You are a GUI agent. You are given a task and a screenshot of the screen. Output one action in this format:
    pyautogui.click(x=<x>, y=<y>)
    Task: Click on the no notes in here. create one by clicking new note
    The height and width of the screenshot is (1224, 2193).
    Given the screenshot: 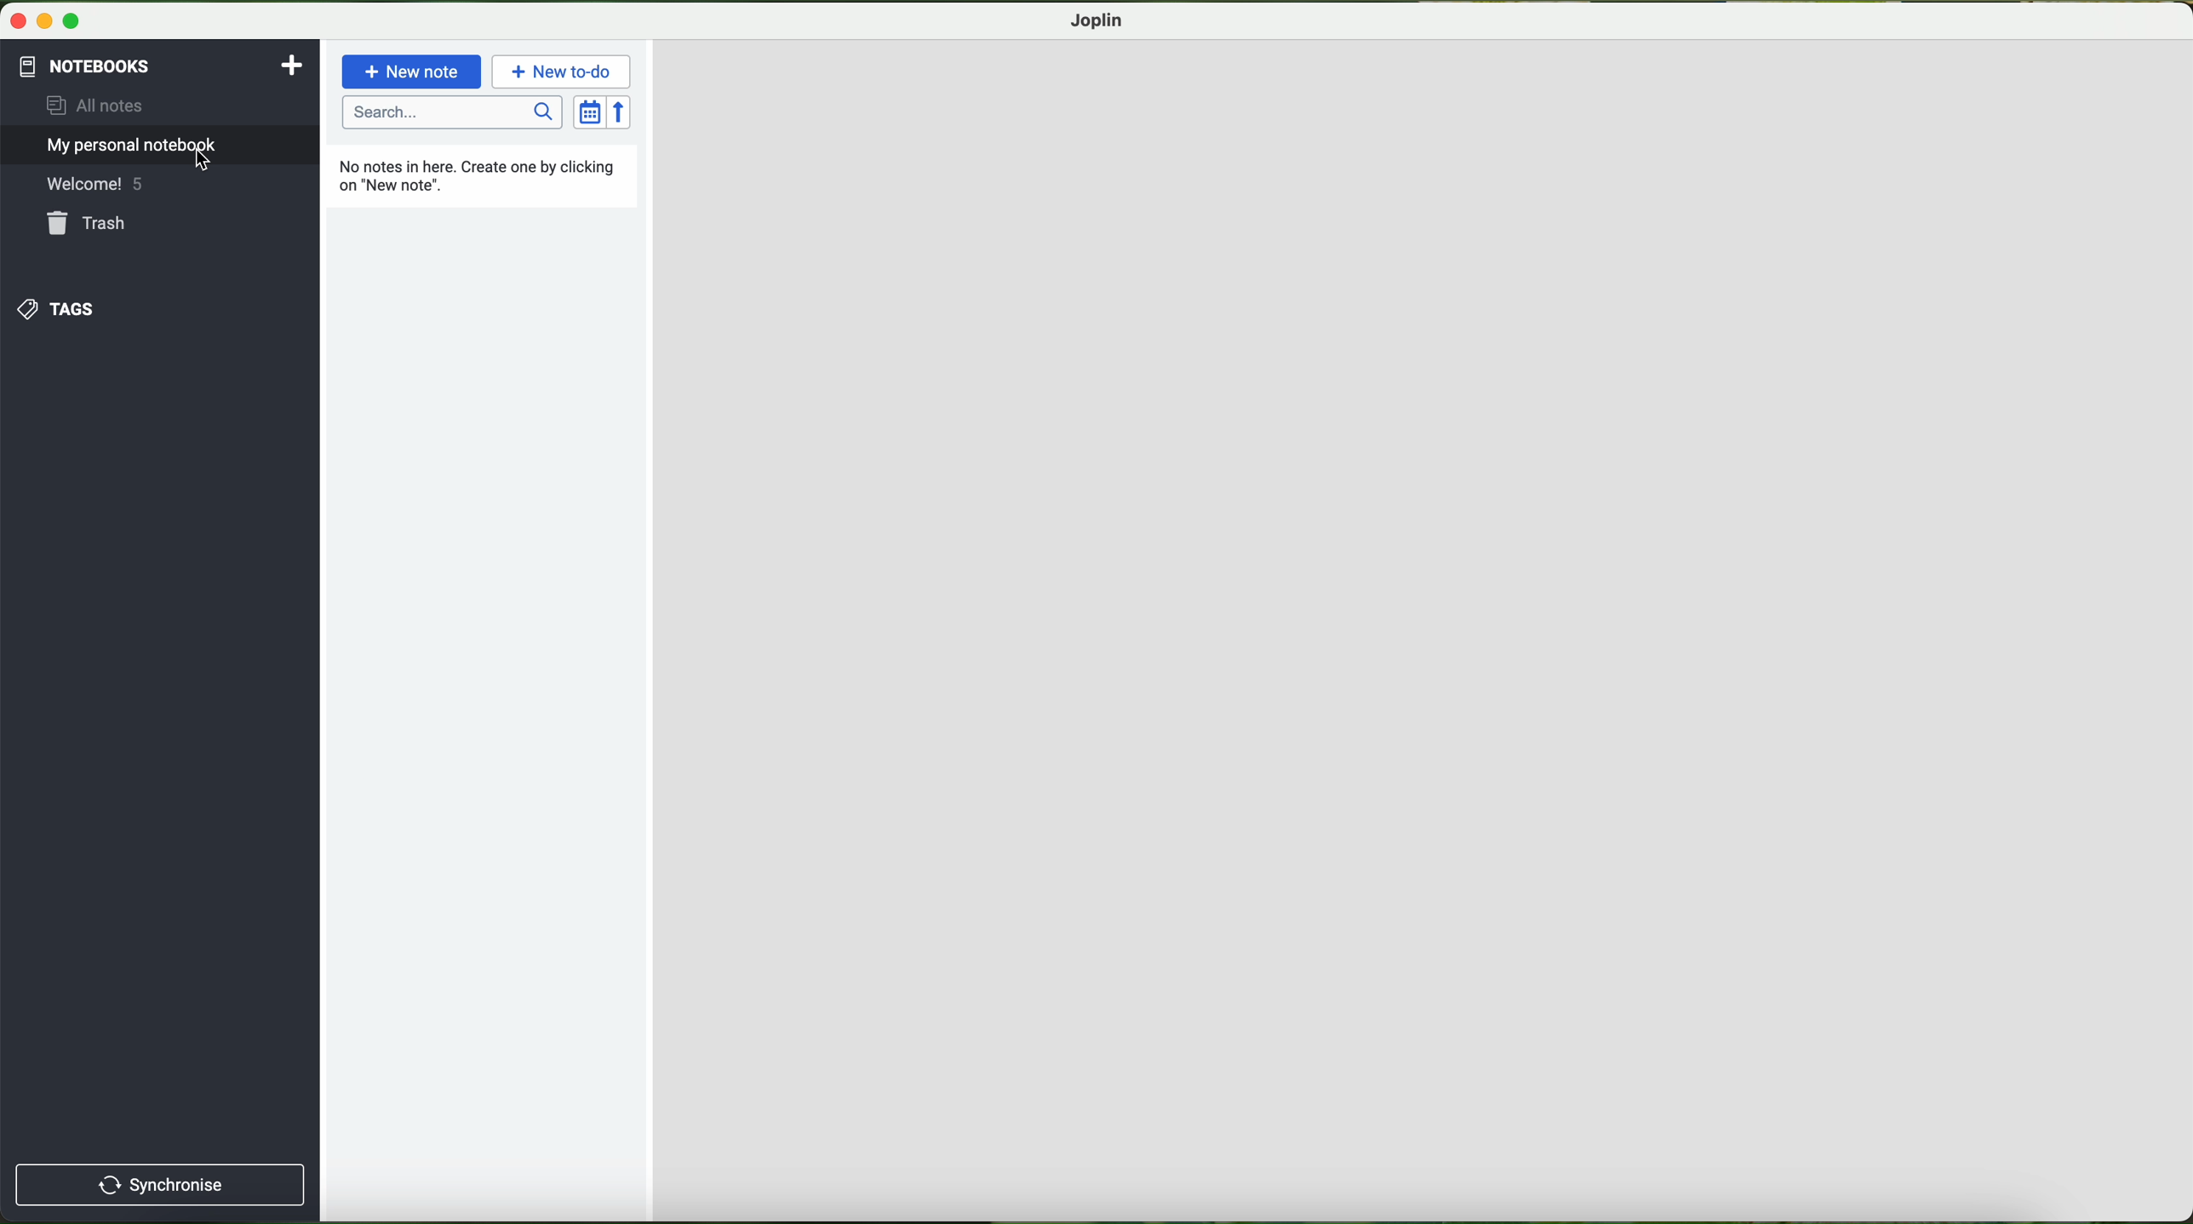 What is the action you would take?
    pyautogui.click(x=481, y=174)
    